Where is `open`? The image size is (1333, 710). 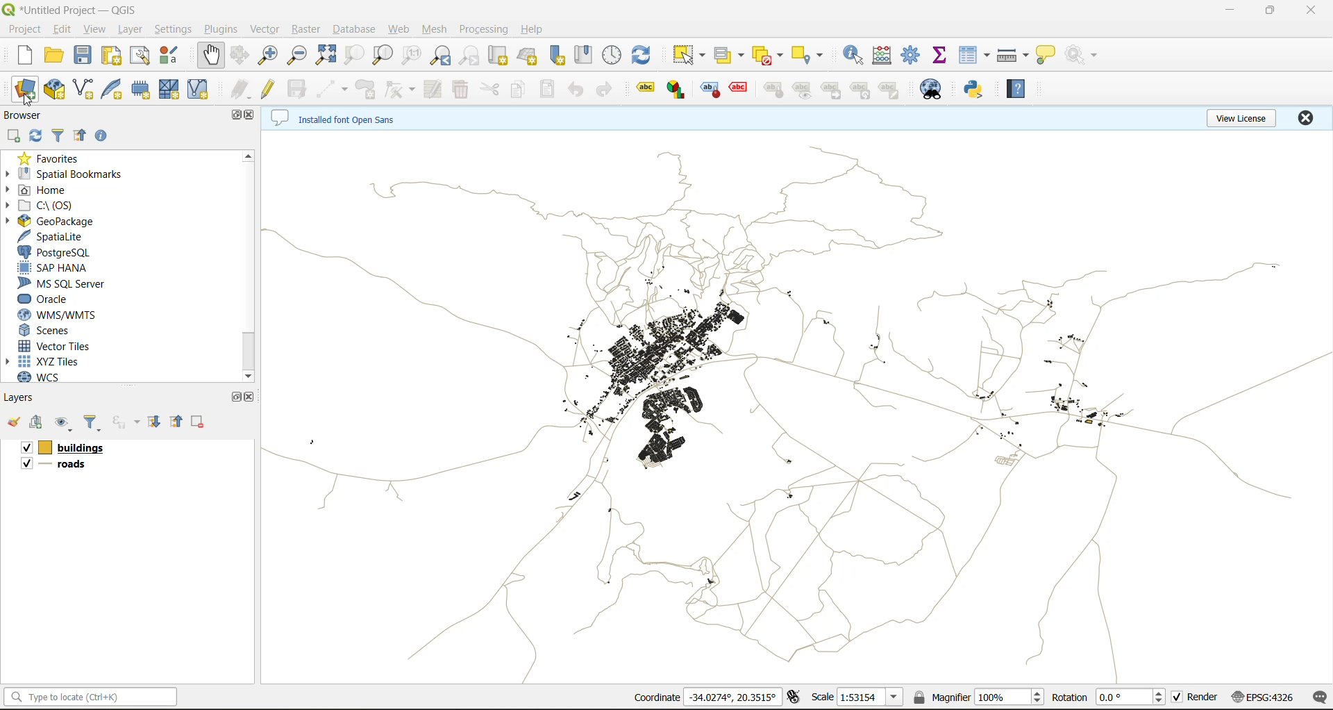
open is located at coordinates (53, 56).